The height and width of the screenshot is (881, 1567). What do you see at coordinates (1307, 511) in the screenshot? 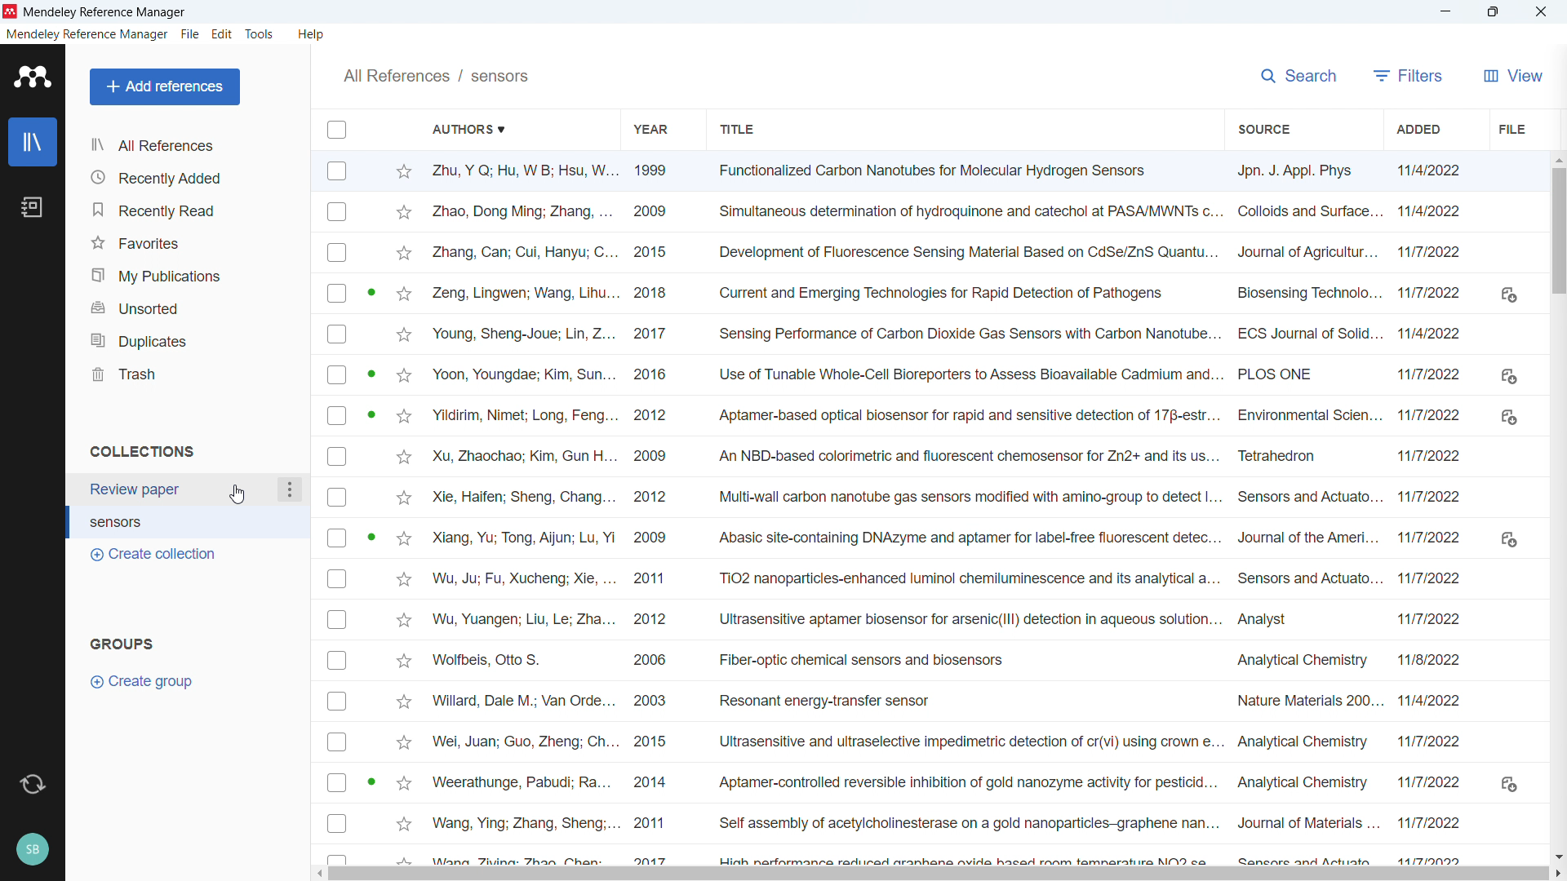
I see `Source of individual entries ` at bounding box center [1307, 511].